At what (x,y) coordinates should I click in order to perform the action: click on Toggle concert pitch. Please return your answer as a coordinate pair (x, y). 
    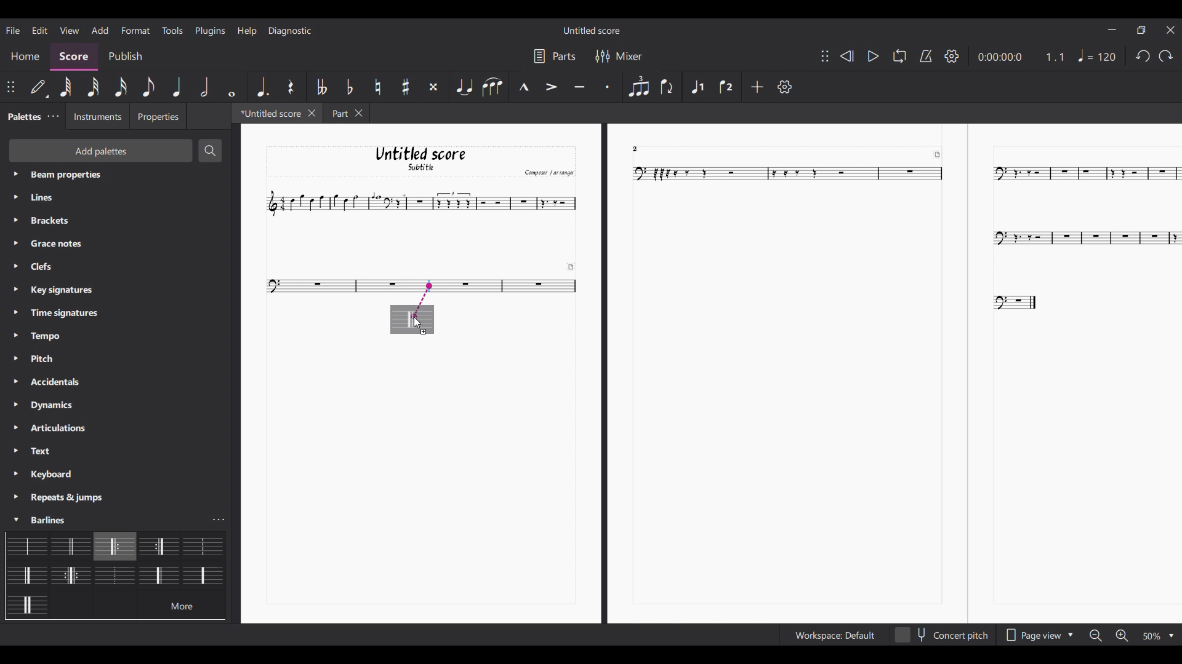
    Looking at the image, I should click on (942, 634).